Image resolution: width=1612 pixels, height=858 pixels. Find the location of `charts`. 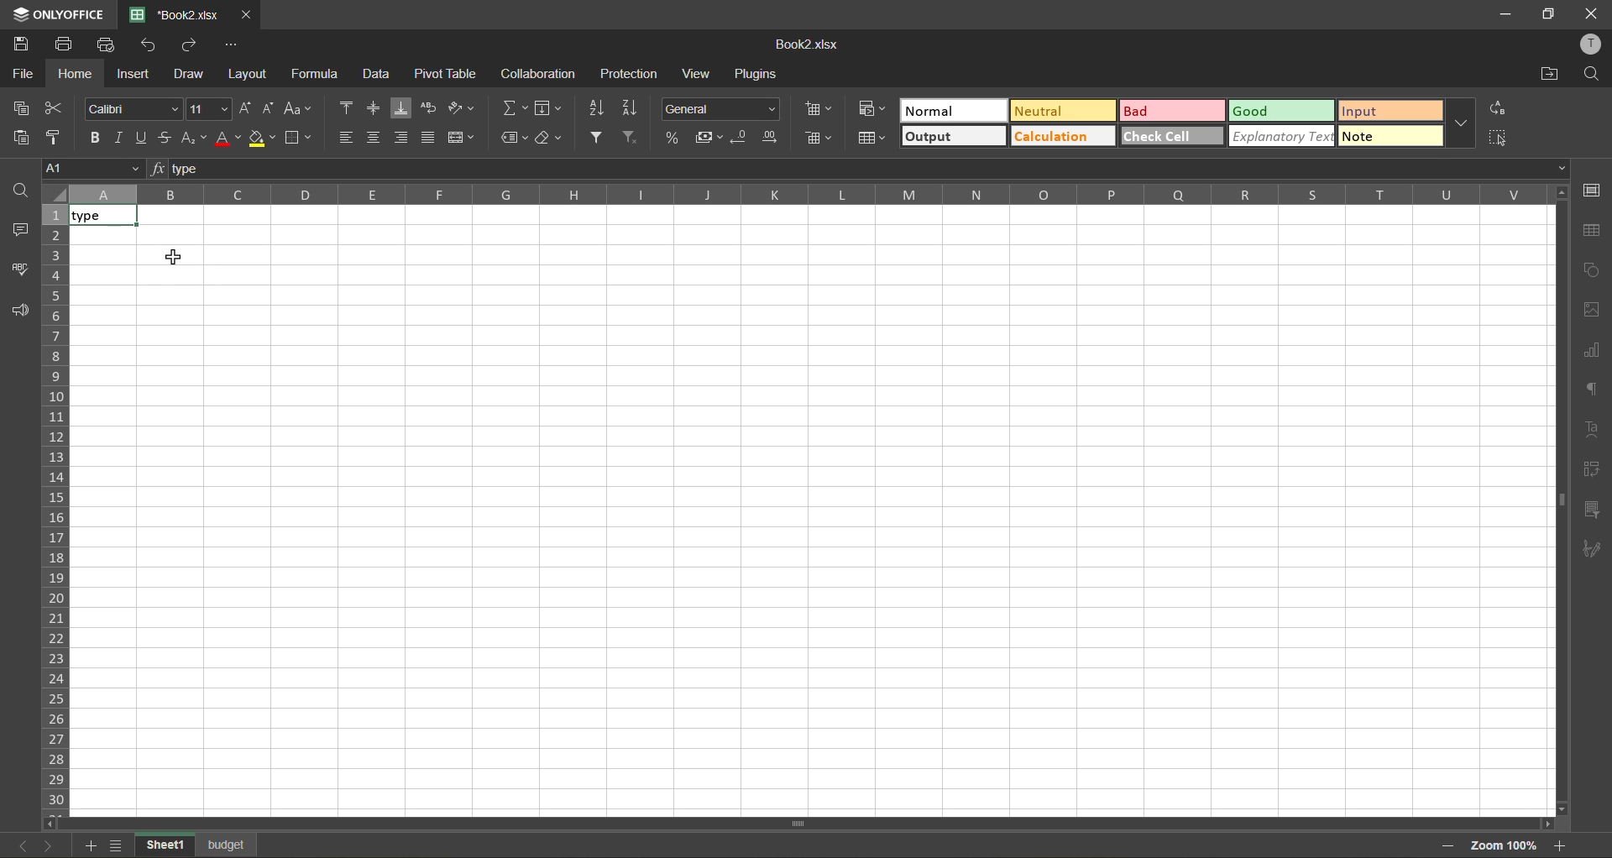

charts is located at coordinates (1593, 348).